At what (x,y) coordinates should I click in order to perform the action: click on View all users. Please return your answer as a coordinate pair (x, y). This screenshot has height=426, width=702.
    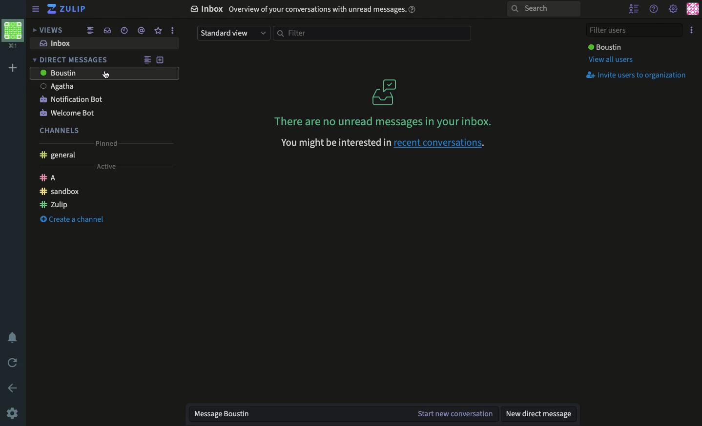
    Looking at the image, I should click on (610, 60).